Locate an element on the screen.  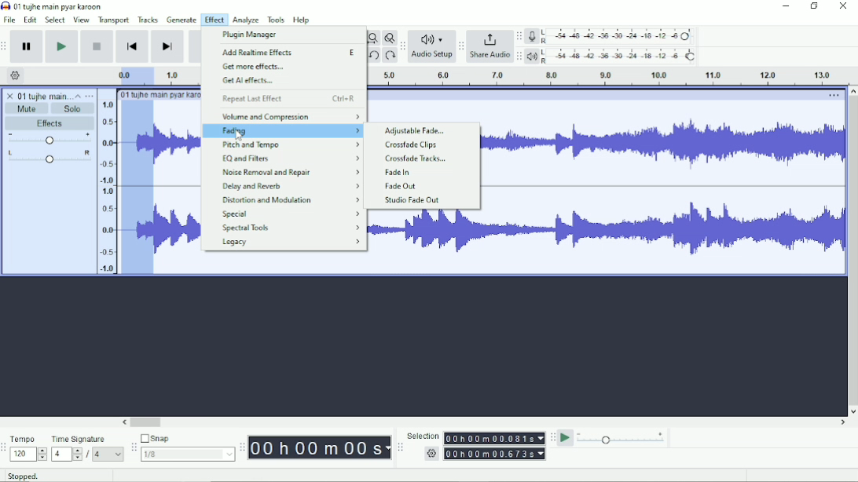
Edit is located at coordinates (31, 20).